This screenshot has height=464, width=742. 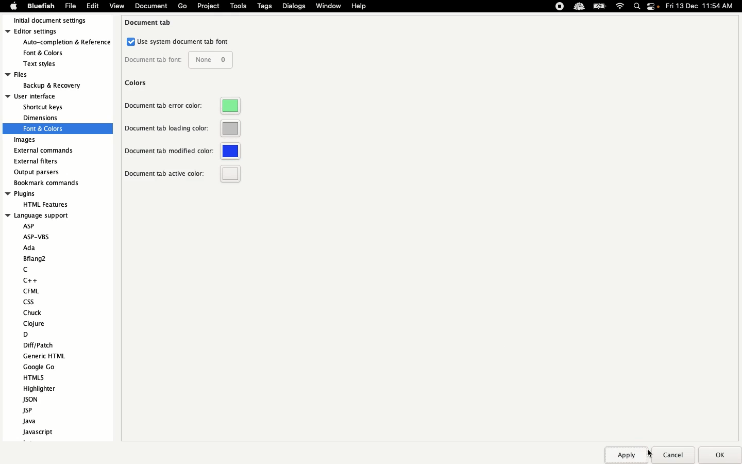 What do you see at coordinates (93, 6) in the screenshot?
I see `Edit` at bounding box center [93, 6].